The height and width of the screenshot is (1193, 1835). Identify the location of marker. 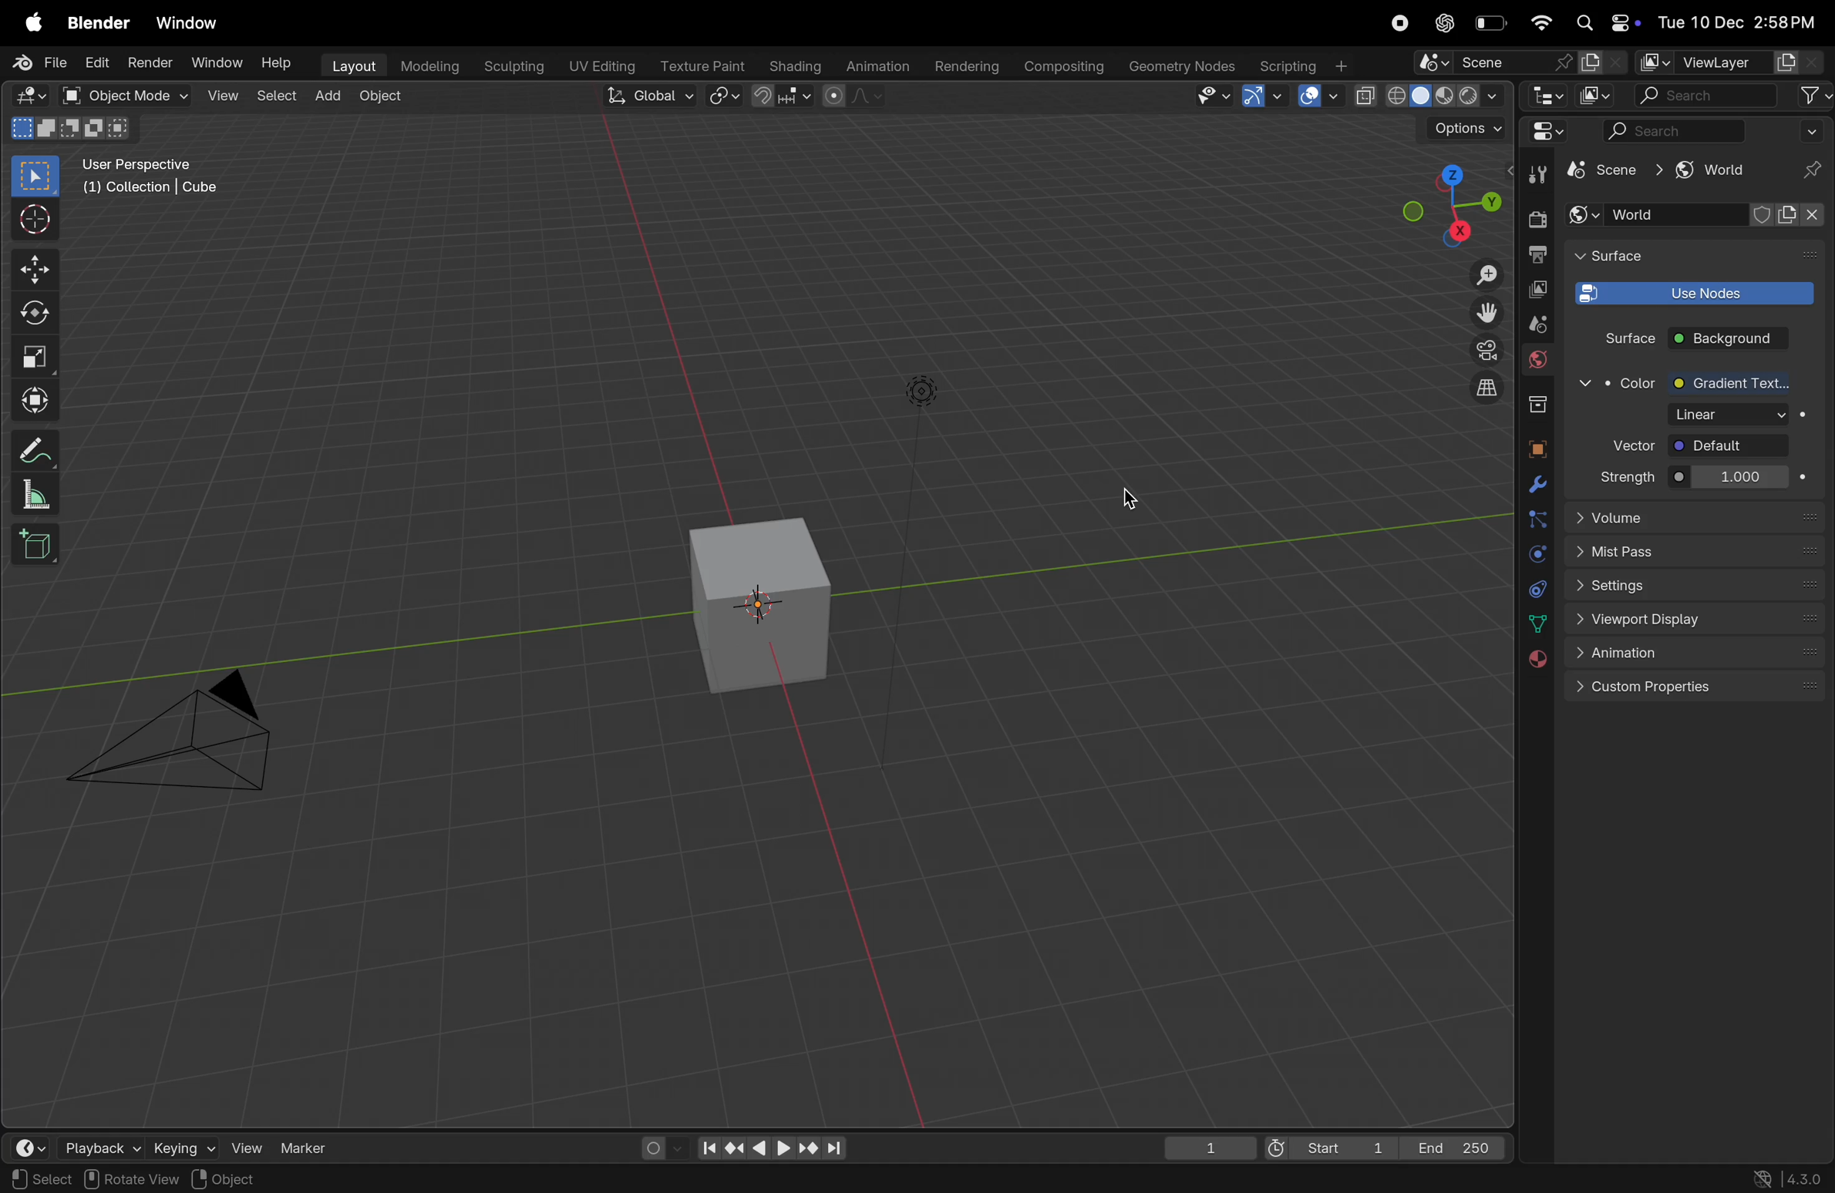
(305, 1146).